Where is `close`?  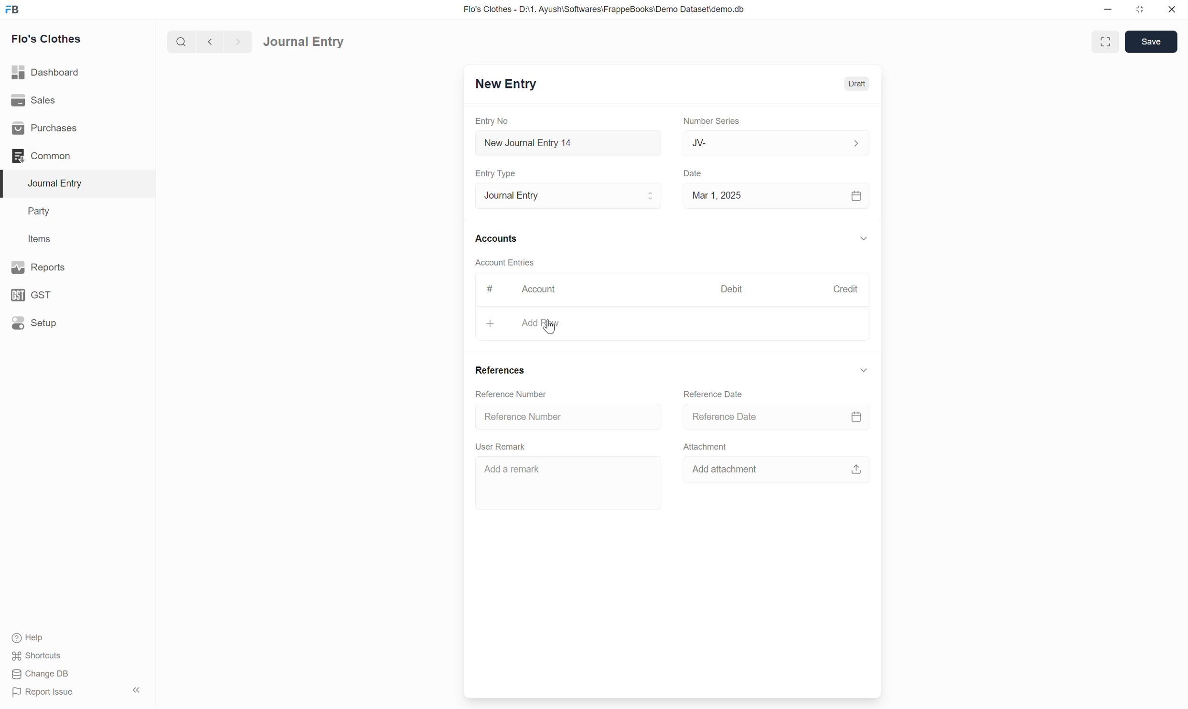
close is located at coordinates (1172, 9).